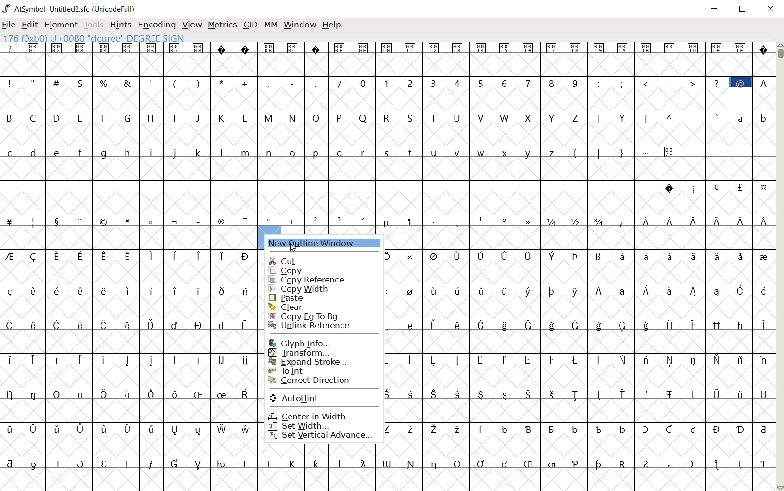 The image size is (784, 491). What do you see at coordinates (386, 64) in the screenshot?
I see `empty glyph slots` at bounding box center [386, 64].